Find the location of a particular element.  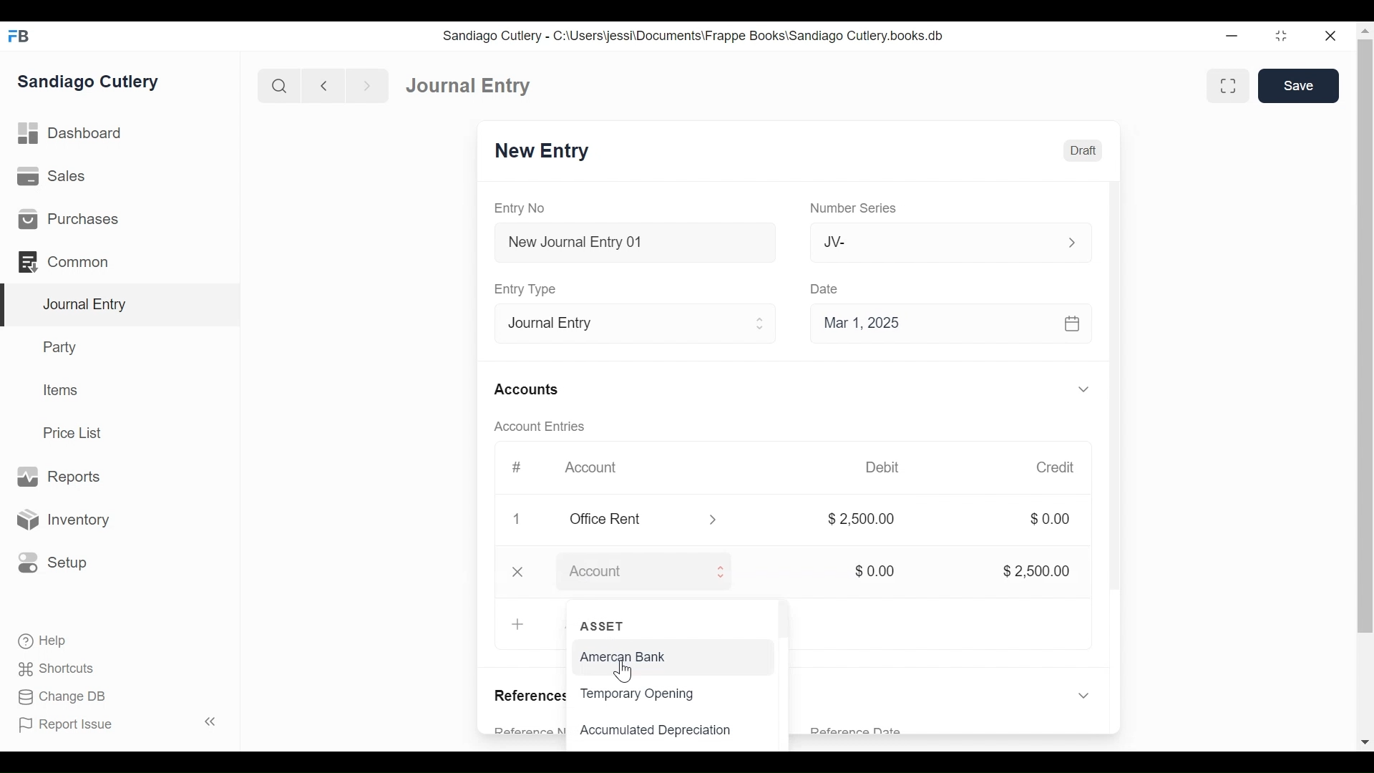

maximize is located at coordinates (1280, 35).